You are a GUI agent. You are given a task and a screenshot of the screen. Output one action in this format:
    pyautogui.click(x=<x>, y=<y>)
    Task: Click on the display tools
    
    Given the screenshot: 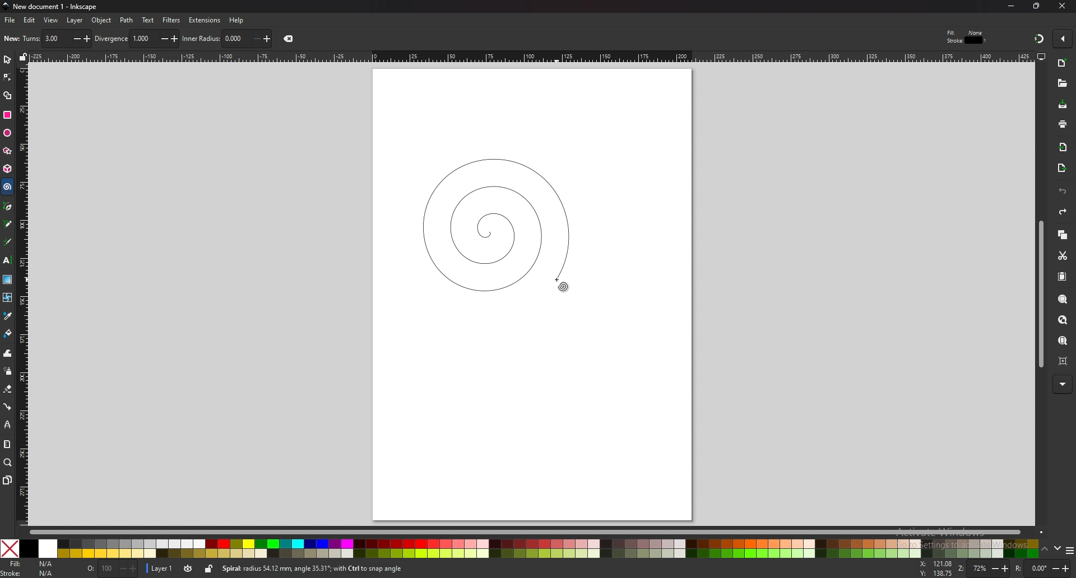 What is the action you would take?
    pyautogui.click(x=1042, y=57)
    